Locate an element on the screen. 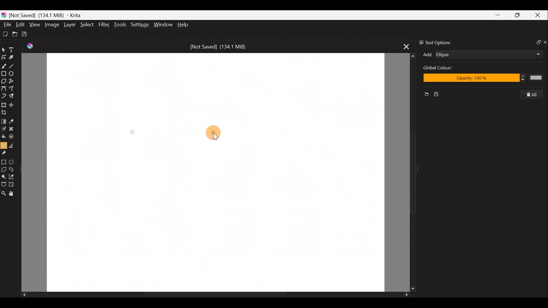  Text tool is located at coordinates (13, 48).